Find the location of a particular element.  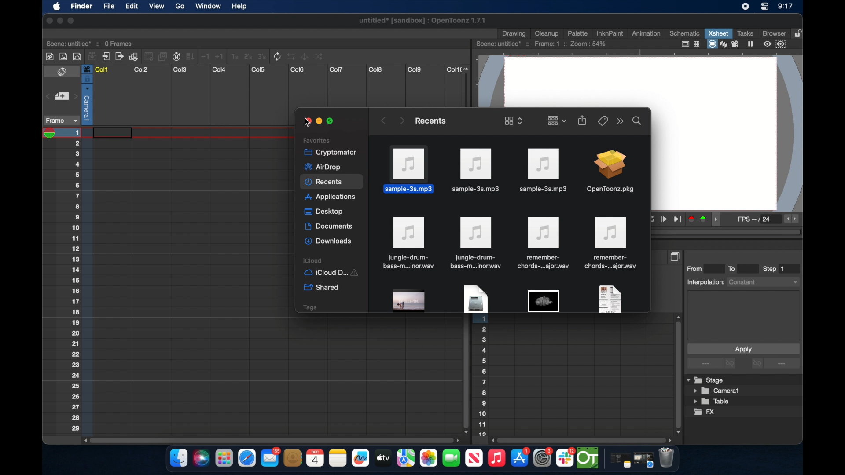

scroll box is located at coordinates (583, 440).